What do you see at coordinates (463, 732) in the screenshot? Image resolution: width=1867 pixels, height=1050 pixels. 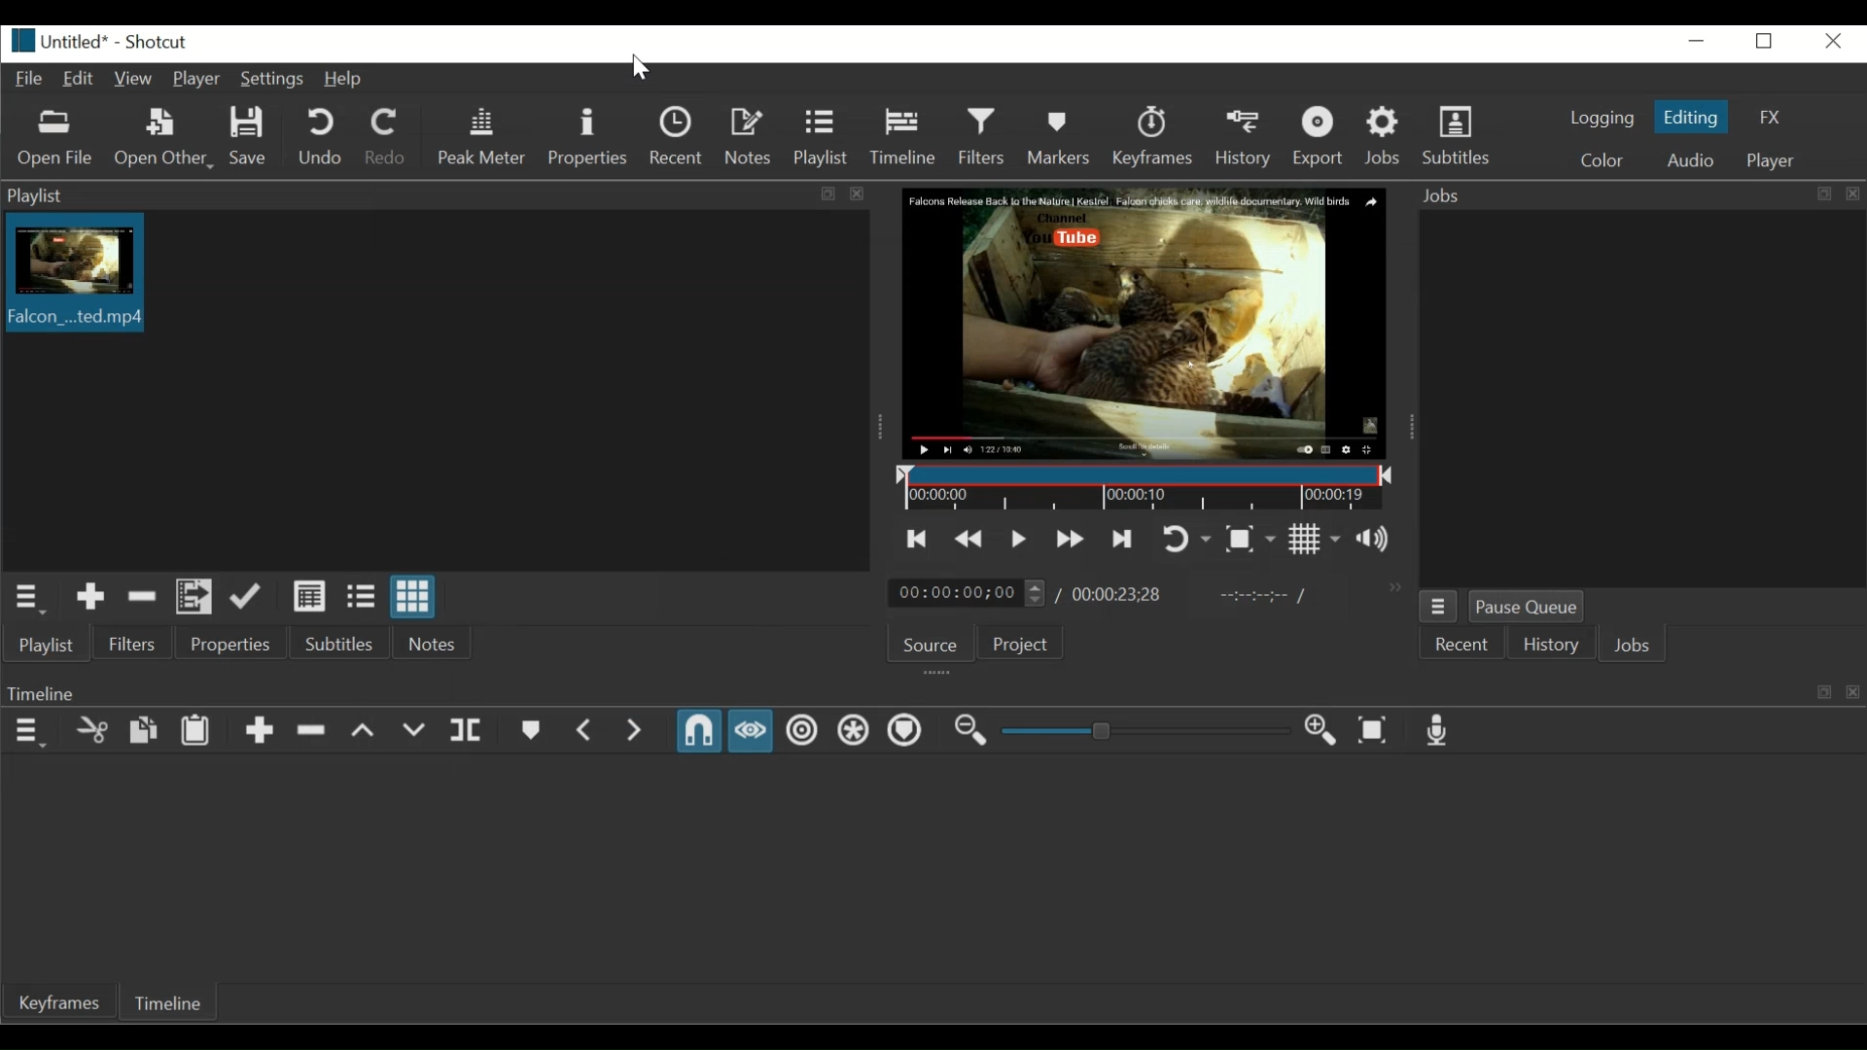 I see `Split at Playhead` at bounding box center [463, 732].